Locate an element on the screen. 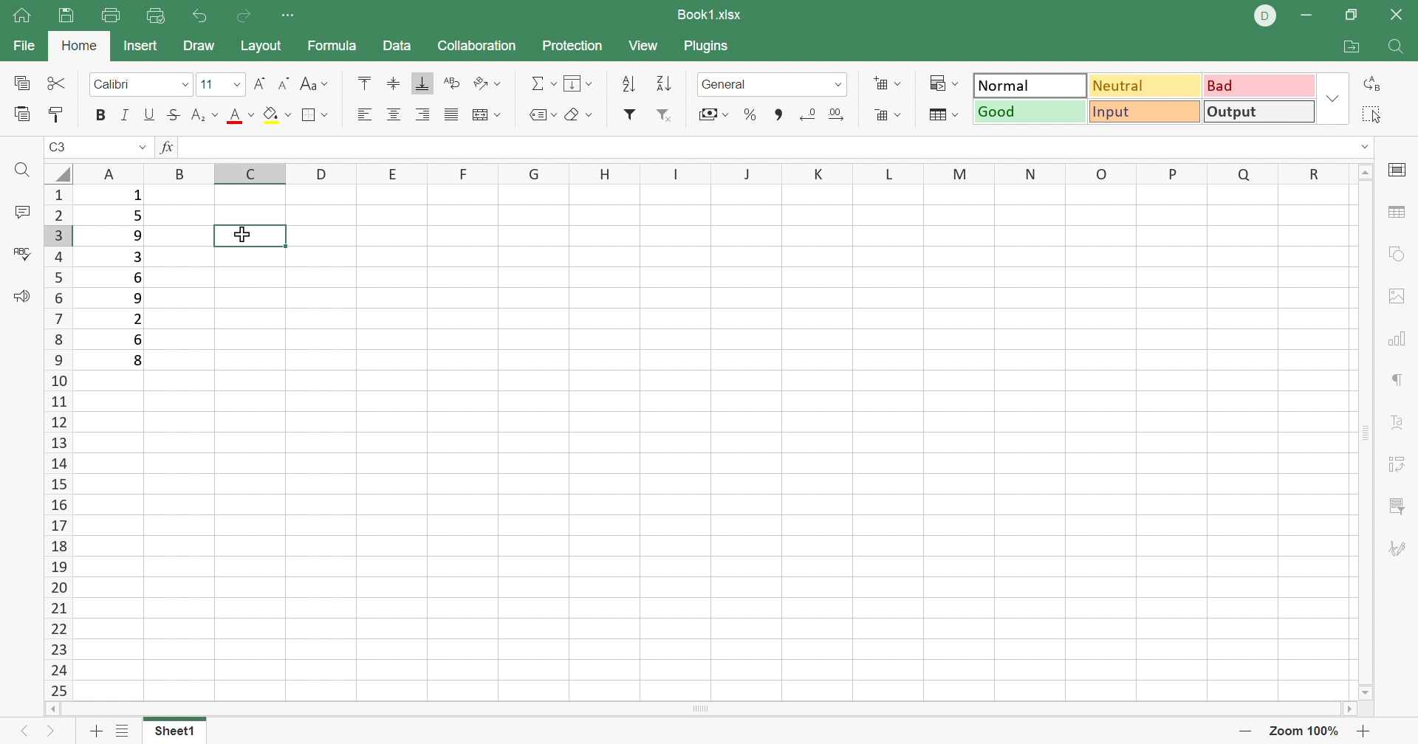 The height and width of the screenshot is (744, 1418). 9 is located at coordinates (141, 297).